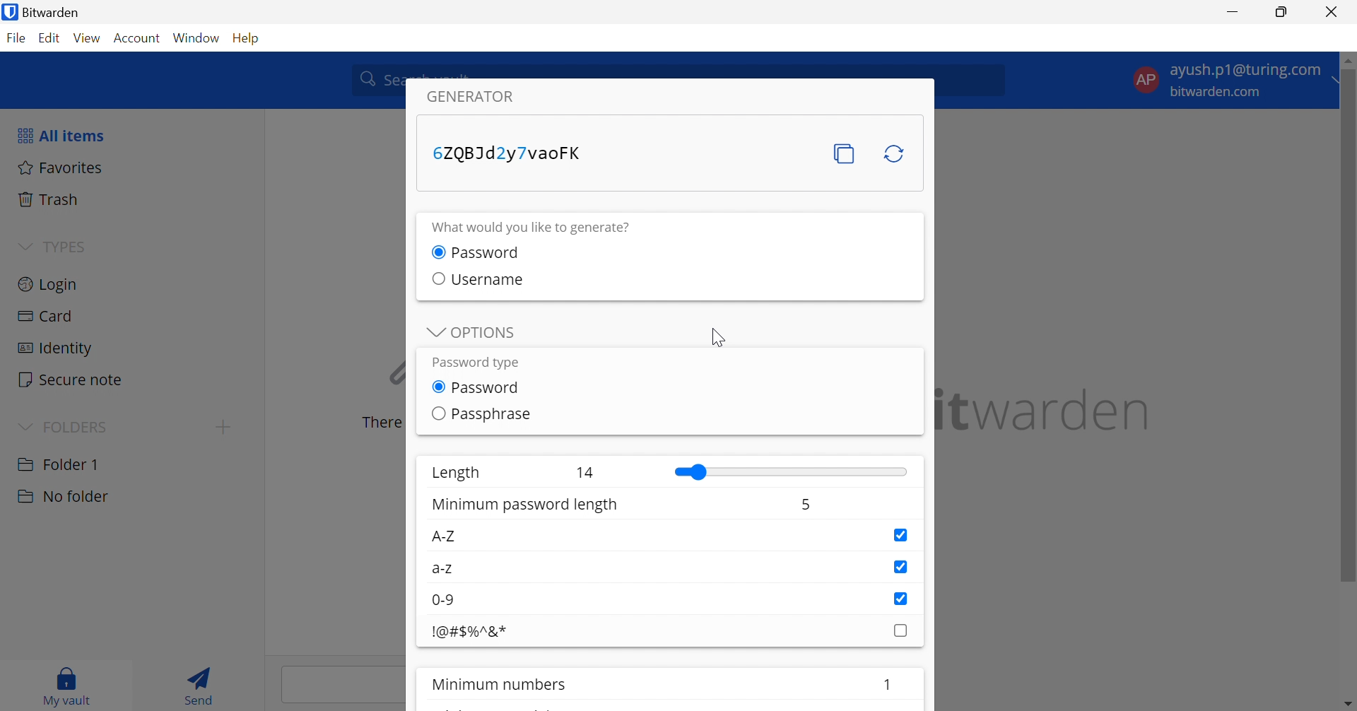 This screenshot has height=711, width=1357. What do you see at coordinates (486, 331) in the screenshot?
I see `` at bounding box center [486, 331].